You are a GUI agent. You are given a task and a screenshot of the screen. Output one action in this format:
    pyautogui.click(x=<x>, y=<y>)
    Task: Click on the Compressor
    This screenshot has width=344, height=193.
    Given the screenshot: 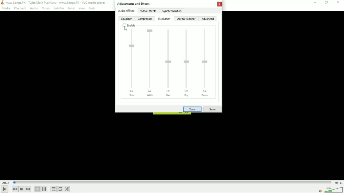 What is the action you would take?
    pyautogui.click(x=145, y=19)
    